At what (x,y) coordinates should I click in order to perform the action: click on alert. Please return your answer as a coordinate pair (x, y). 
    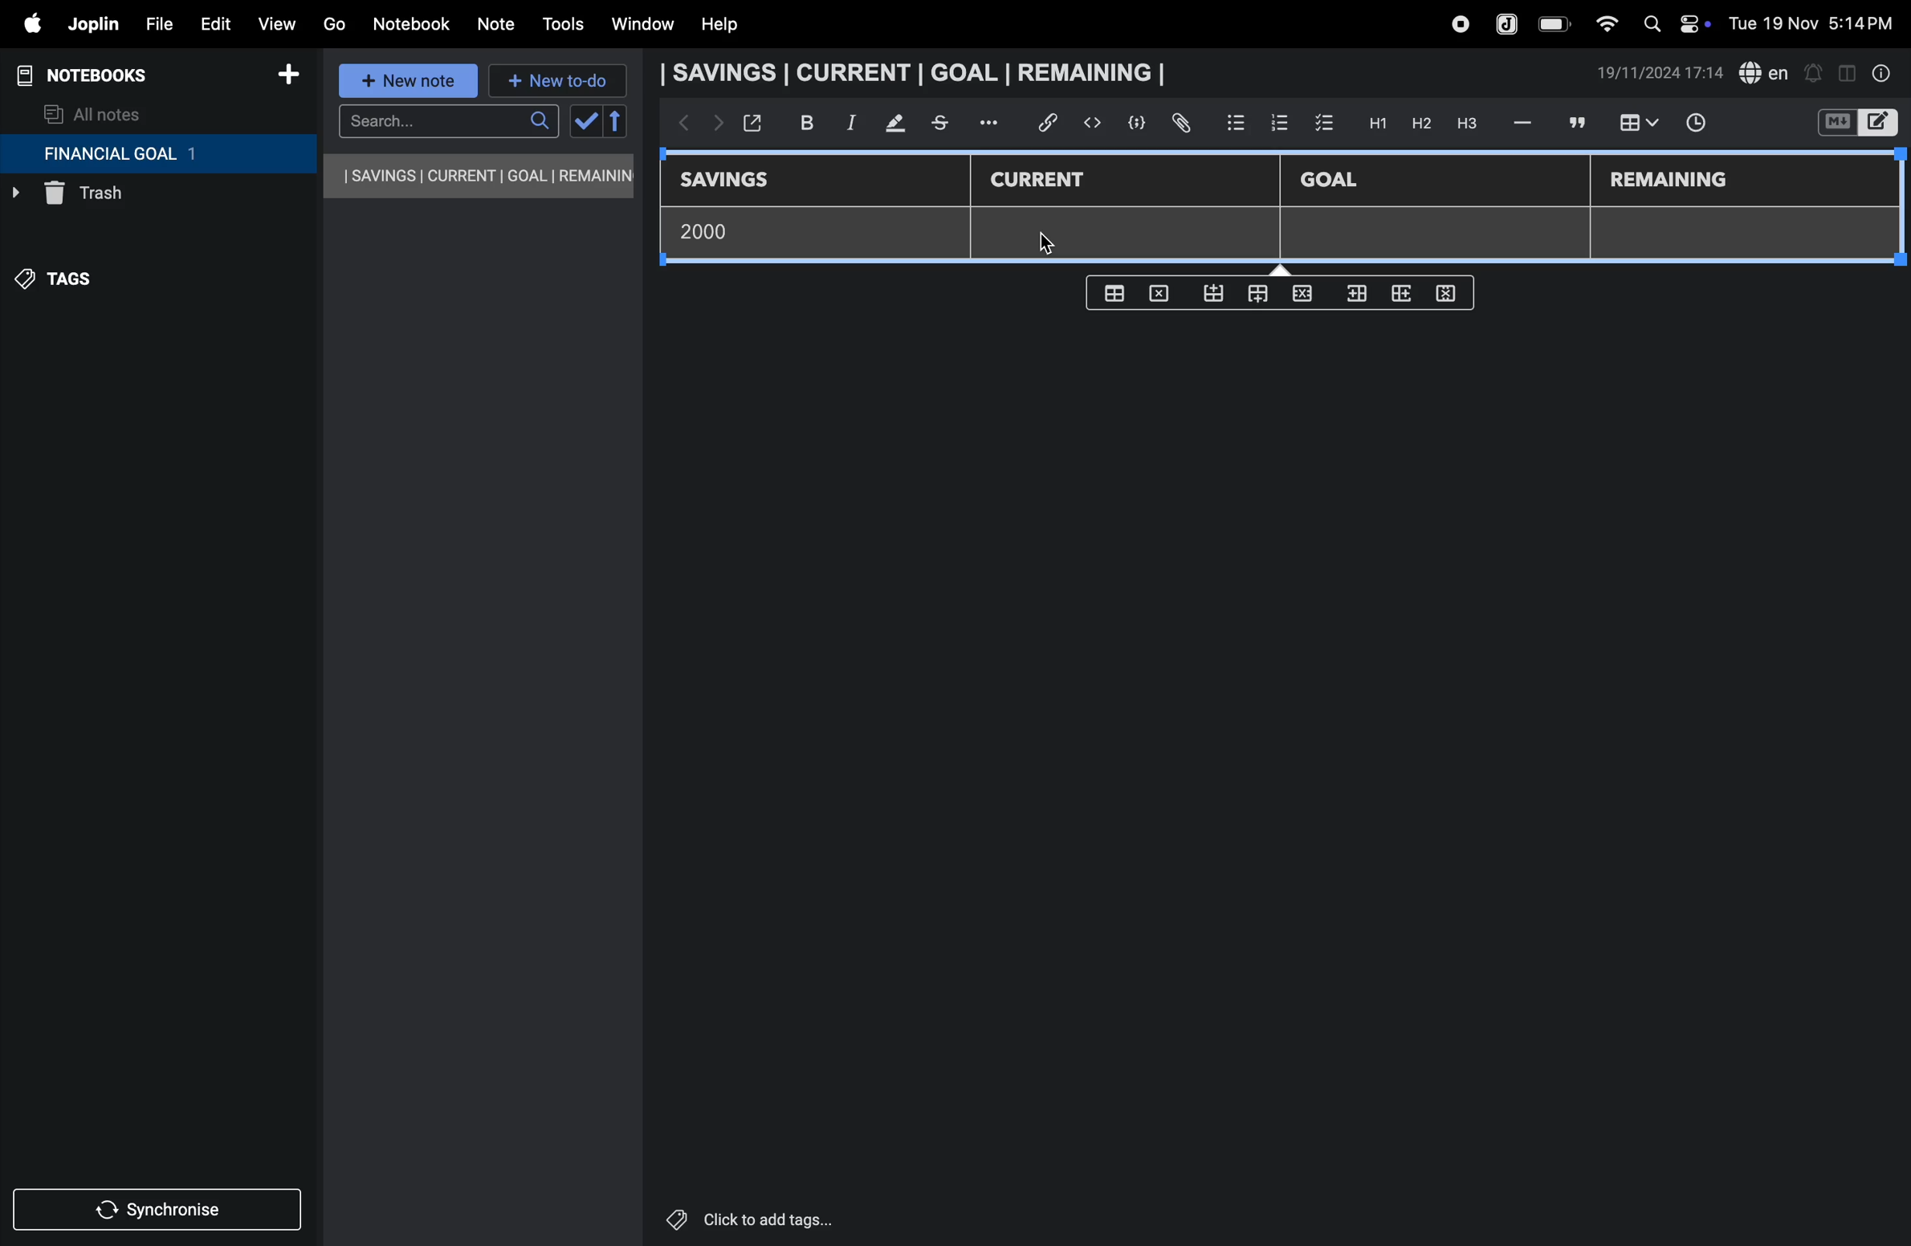
    Looking at the image, I should click on (1812, 72).